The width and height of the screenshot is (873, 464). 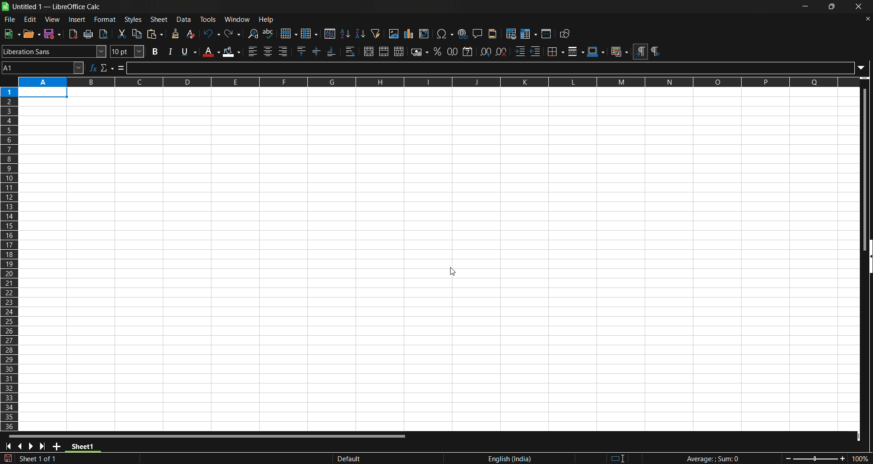 I want to click on columns, so click(x=10, y=257).